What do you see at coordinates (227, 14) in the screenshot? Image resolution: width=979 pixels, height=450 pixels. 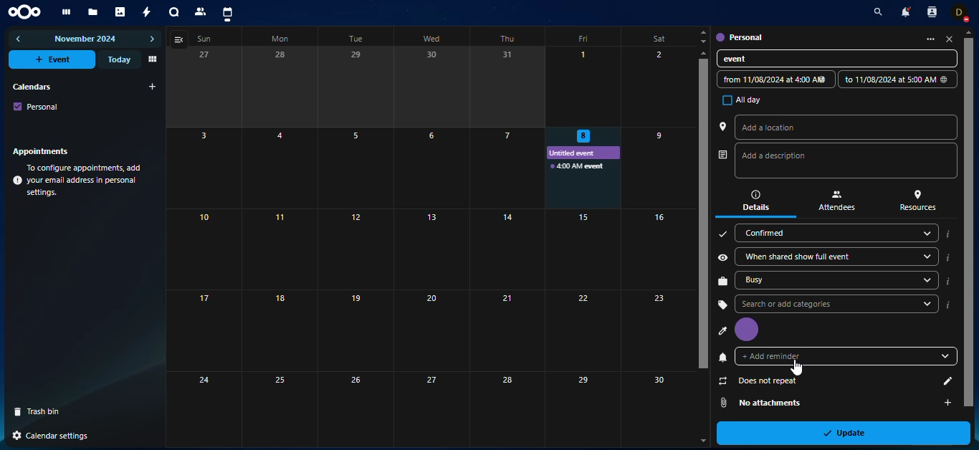 I see `calendar` at bounding box center [227, 14].